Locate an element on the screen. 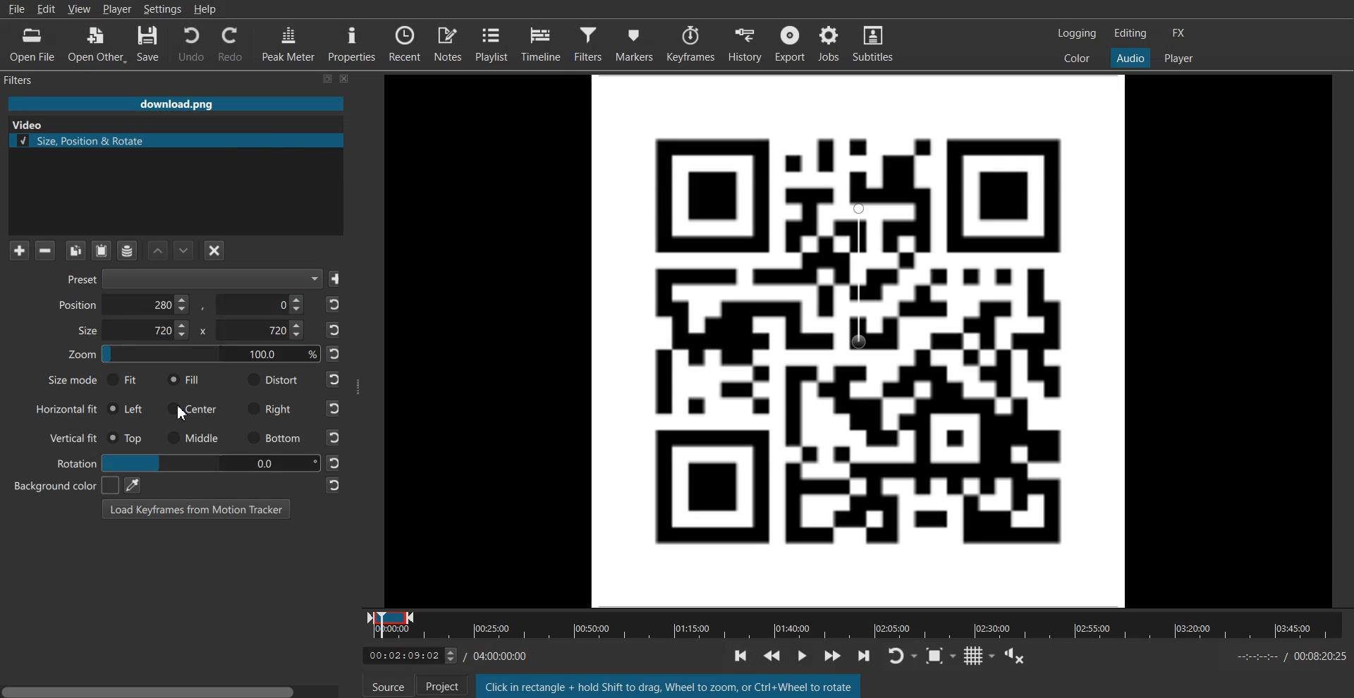 This screenshot has height=698, width=1354. Load Keyframe From Motion Tracker is located at coordinates (196, 508).